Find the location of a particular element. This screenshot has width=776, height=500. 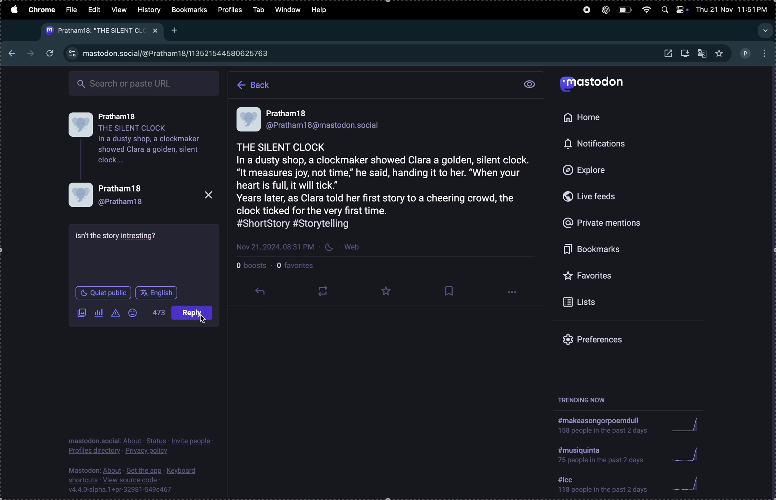

list is located at coordinates (610, 302).